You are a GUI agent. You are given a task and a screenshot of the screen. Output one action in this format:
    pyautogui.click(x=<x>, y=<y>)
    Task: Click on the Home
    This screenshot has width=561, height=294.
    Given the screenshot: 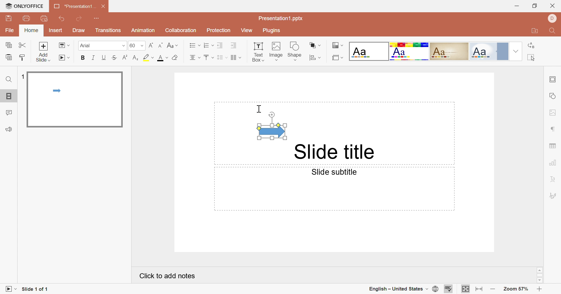 What is the action you would take?
    pyautogui.click(x=31, y=30)
    